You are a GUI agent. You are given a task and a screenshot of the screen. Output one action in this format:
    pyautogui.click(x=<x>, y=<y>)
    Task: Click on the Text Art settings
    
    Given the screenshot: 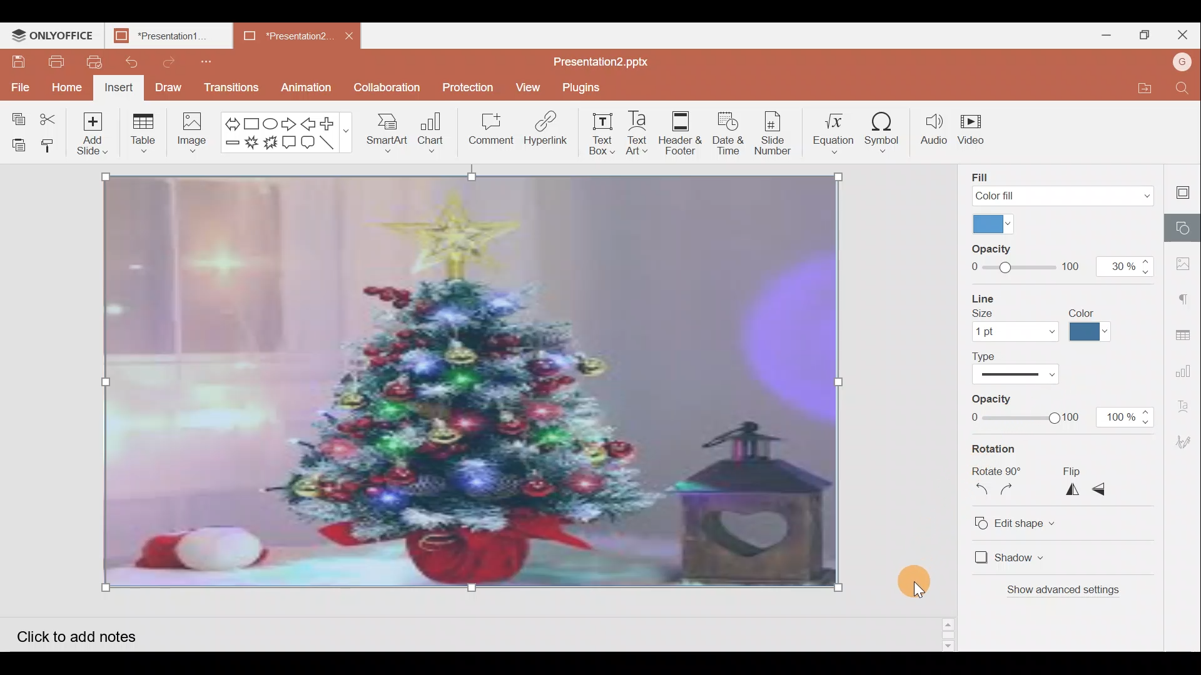 What is the action you would take?
    pyautogui.click(x=1188, y=404)
    